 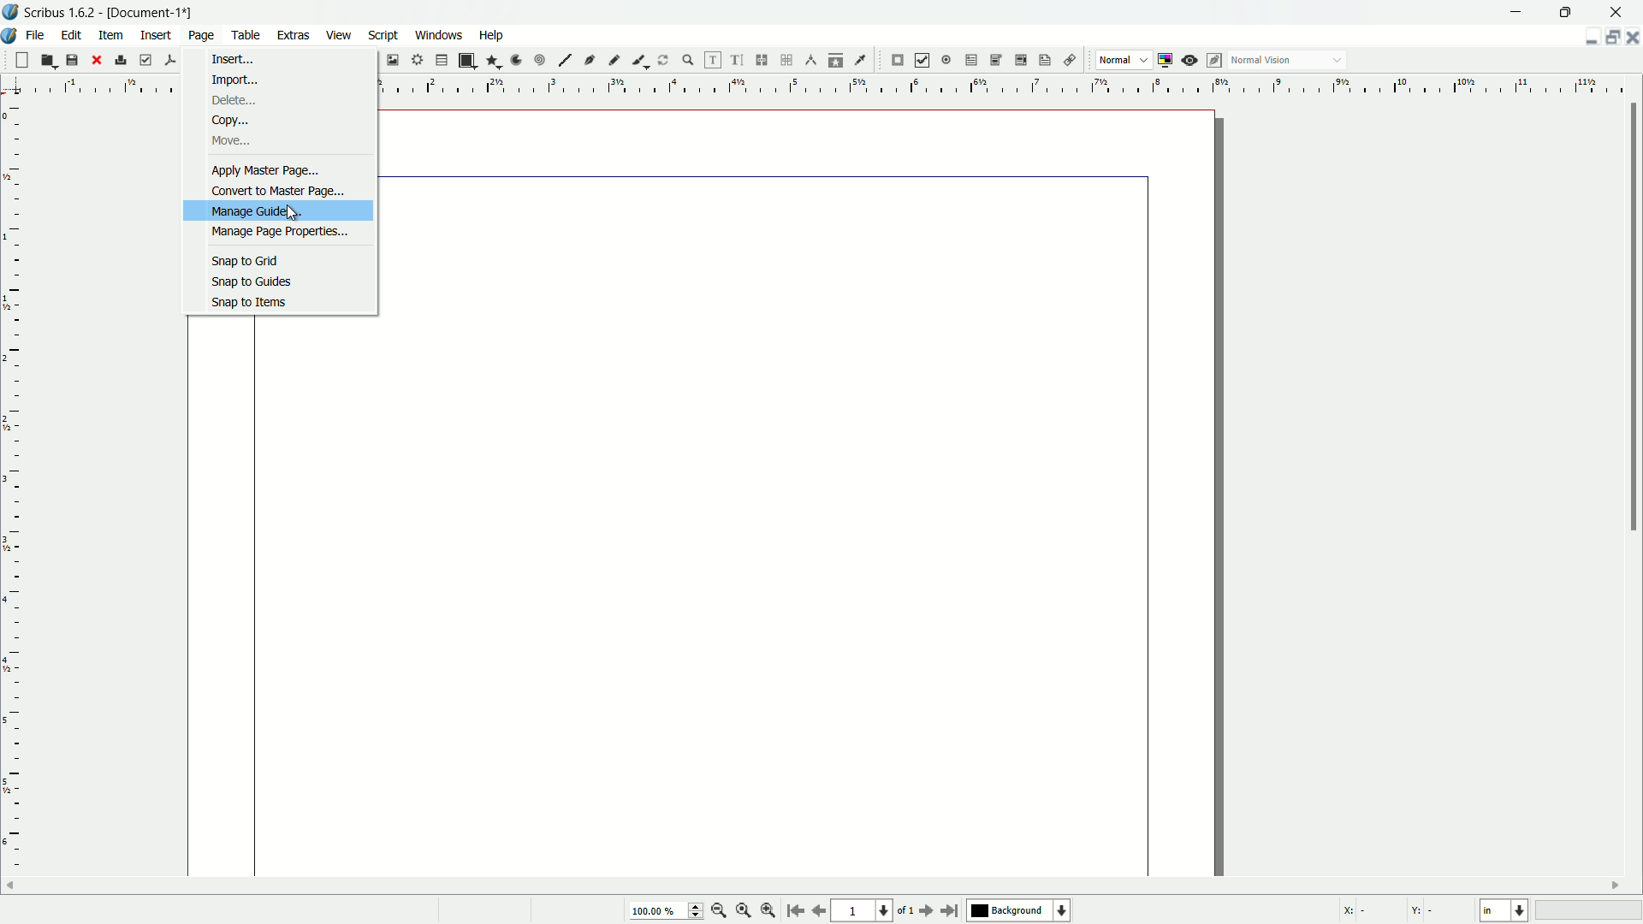 I want to click on insert menu, so click(x=157, y=34).